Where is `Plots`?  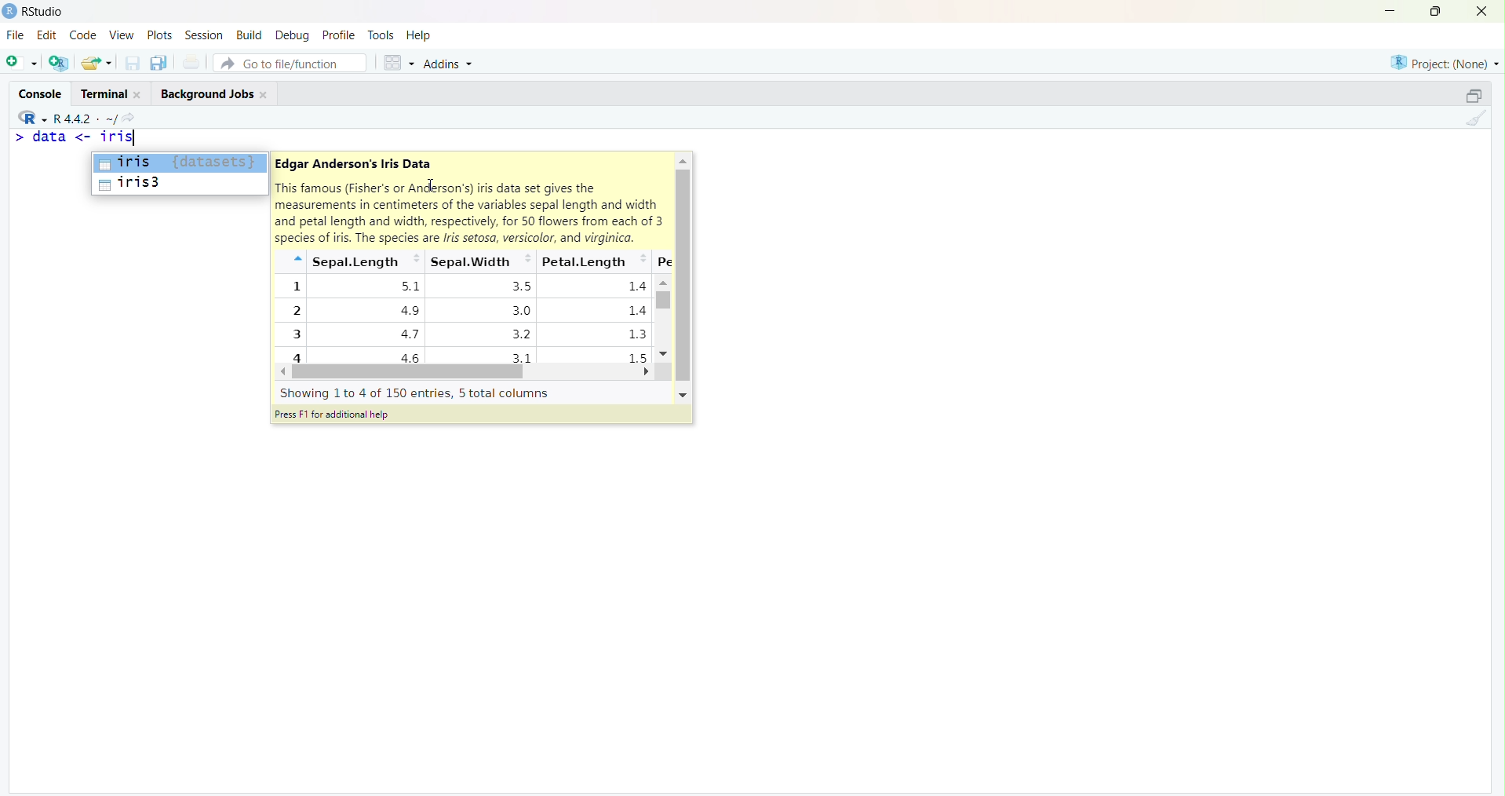
Plots is located at coordinates (159, 35).